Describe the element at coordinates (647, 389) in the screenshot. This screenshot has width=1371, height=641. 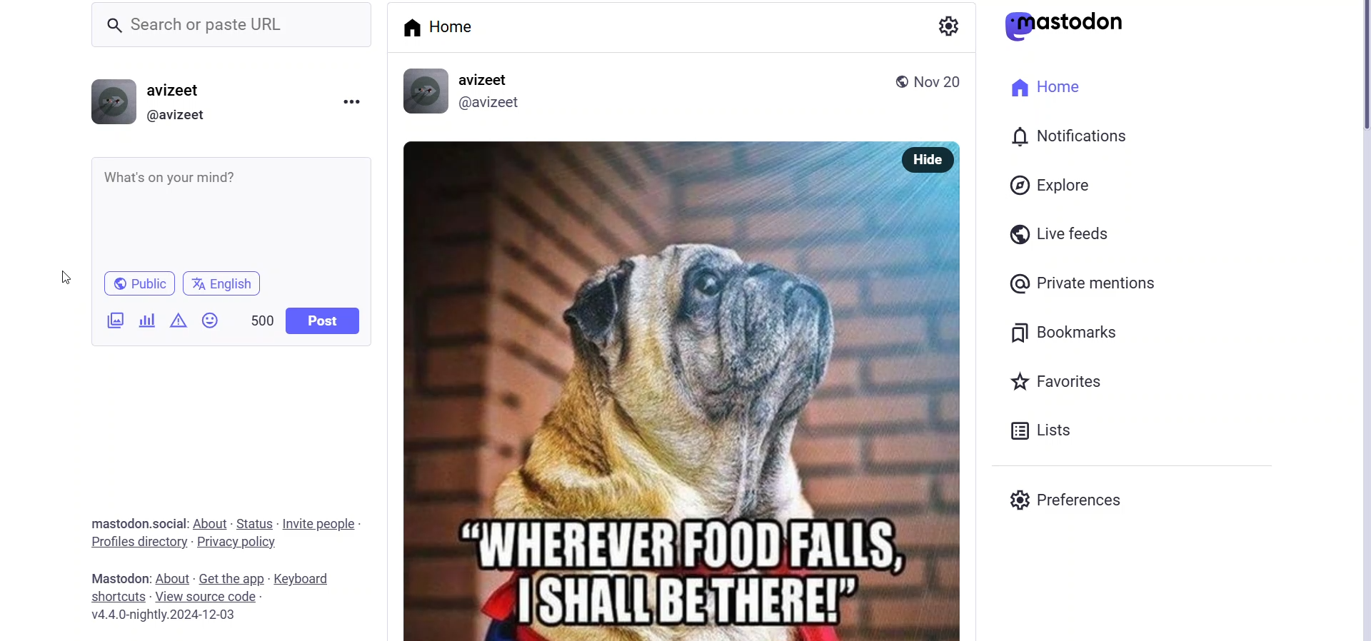
I see `posted picture` at that location.